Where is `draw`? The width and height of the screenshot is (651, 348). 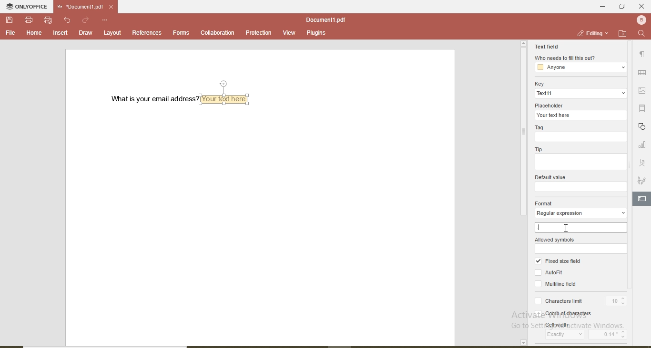
draw is located at coordinates (85, 32).